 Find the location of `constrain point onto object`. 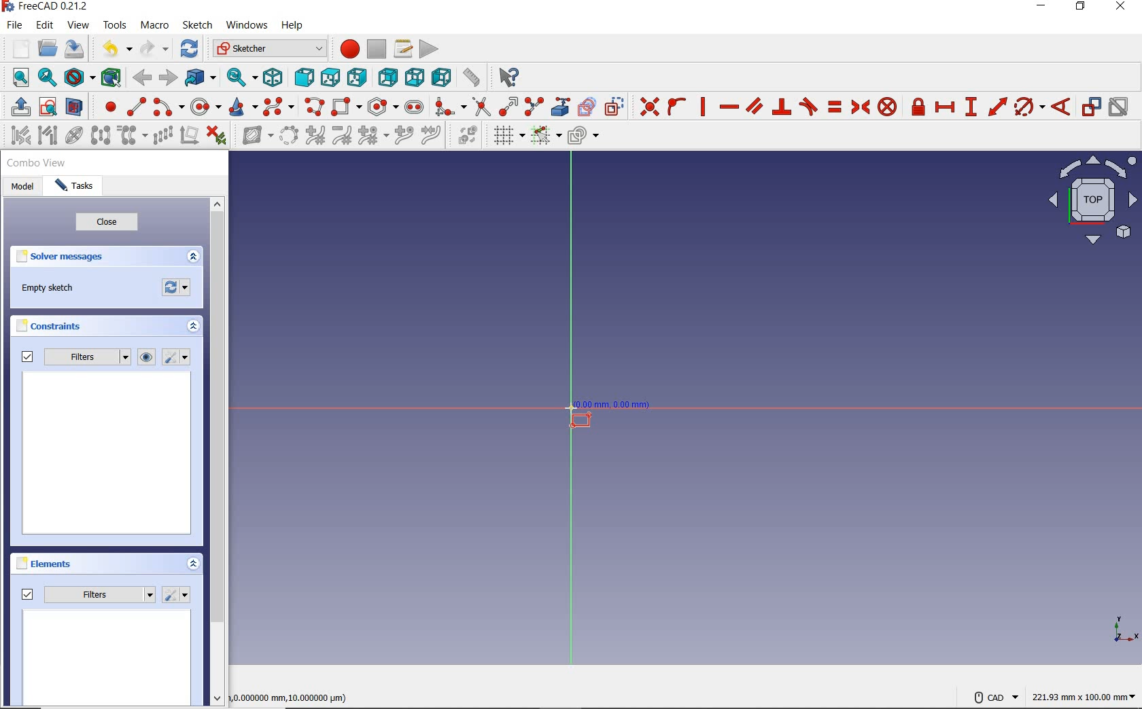

constrain point onto object is located at coordinates (676, 106).